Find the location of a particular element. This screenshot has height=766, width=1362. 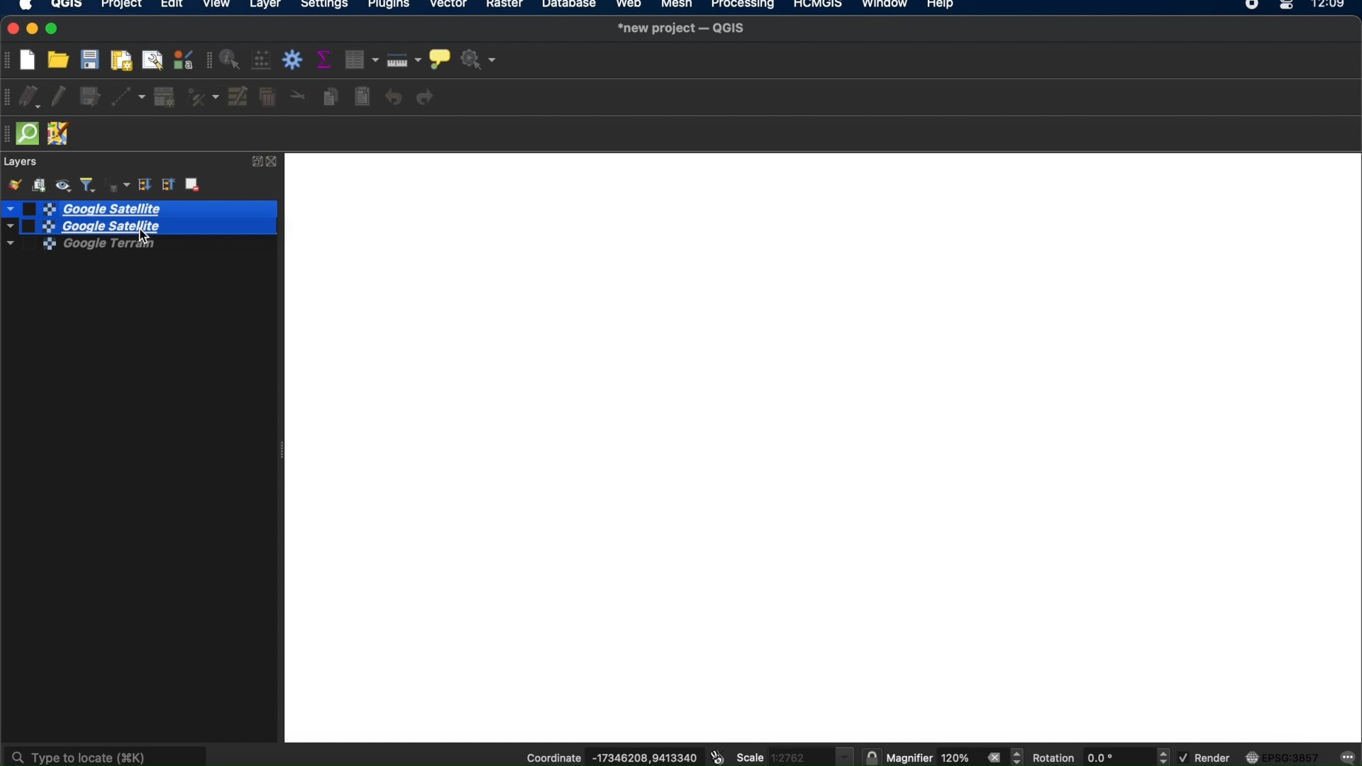

help is located at coordinates (943, 6).